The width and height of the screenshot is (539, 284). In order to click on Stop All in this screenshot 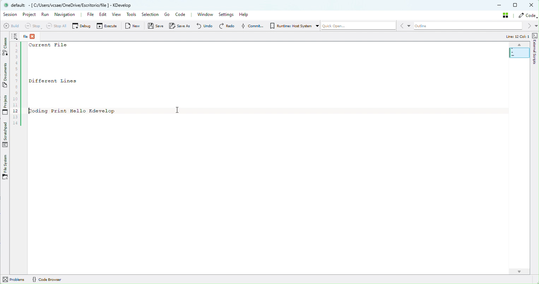, I will do `click(56, 26)`.